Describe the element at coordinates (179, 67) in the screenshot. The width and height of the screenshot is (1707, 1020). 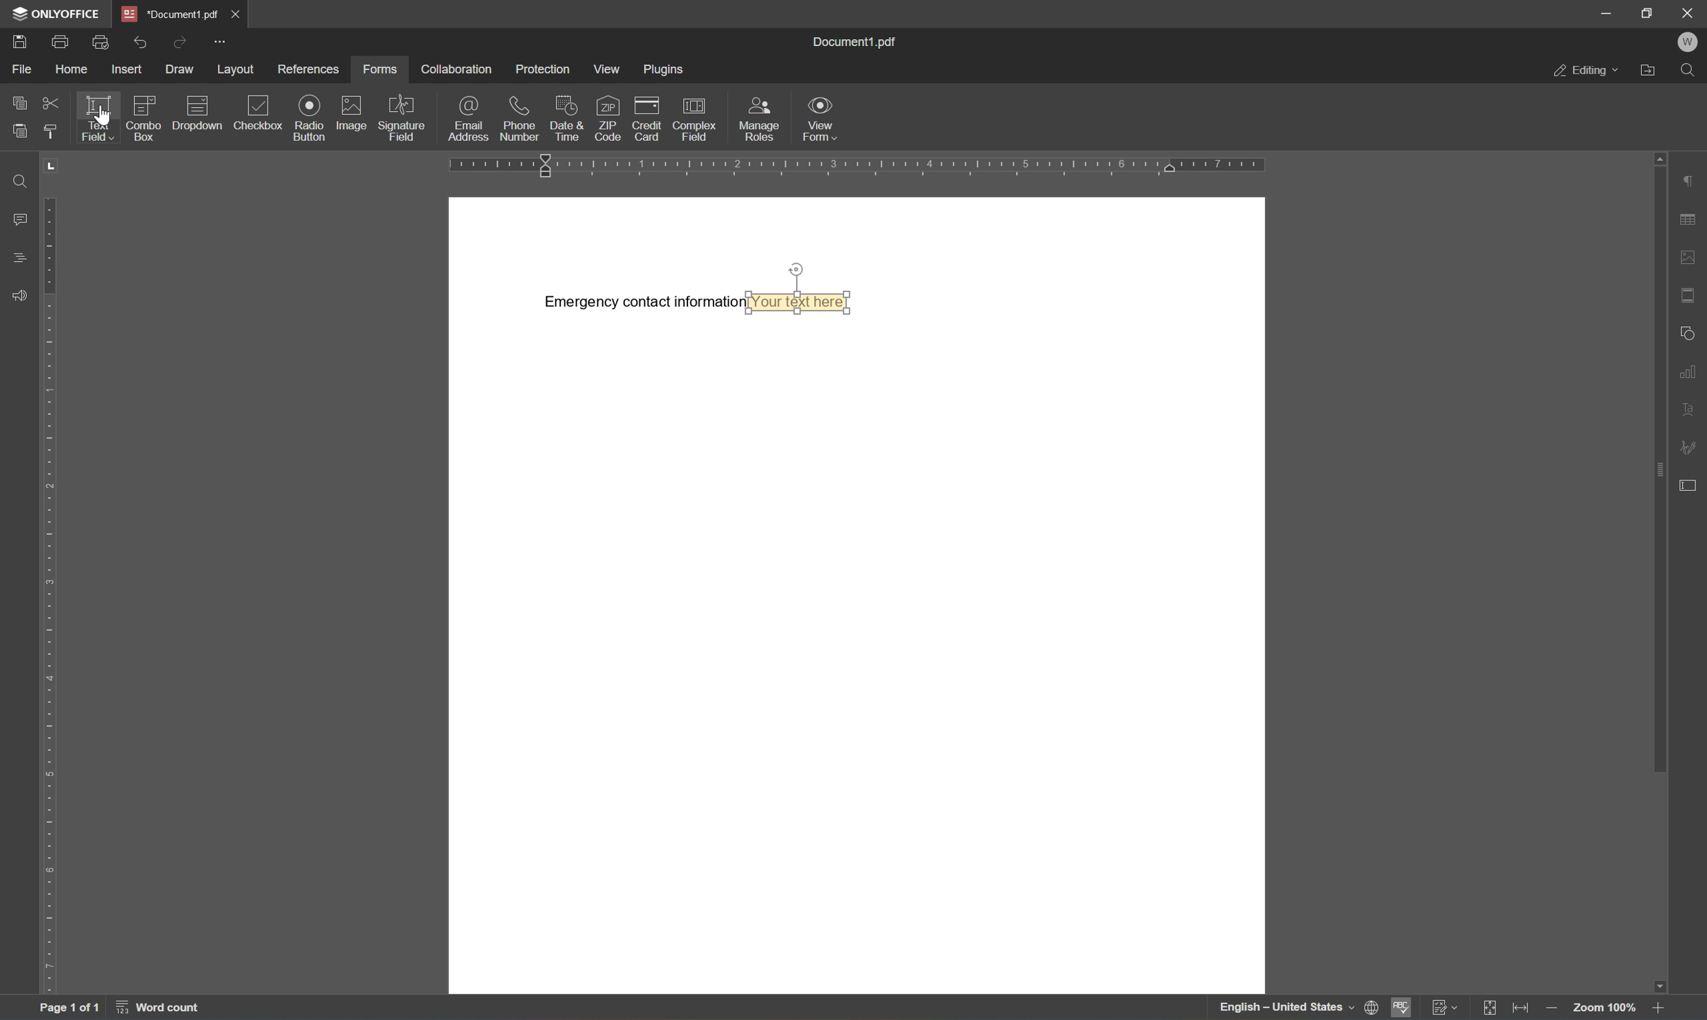
I see `draw` at that location.